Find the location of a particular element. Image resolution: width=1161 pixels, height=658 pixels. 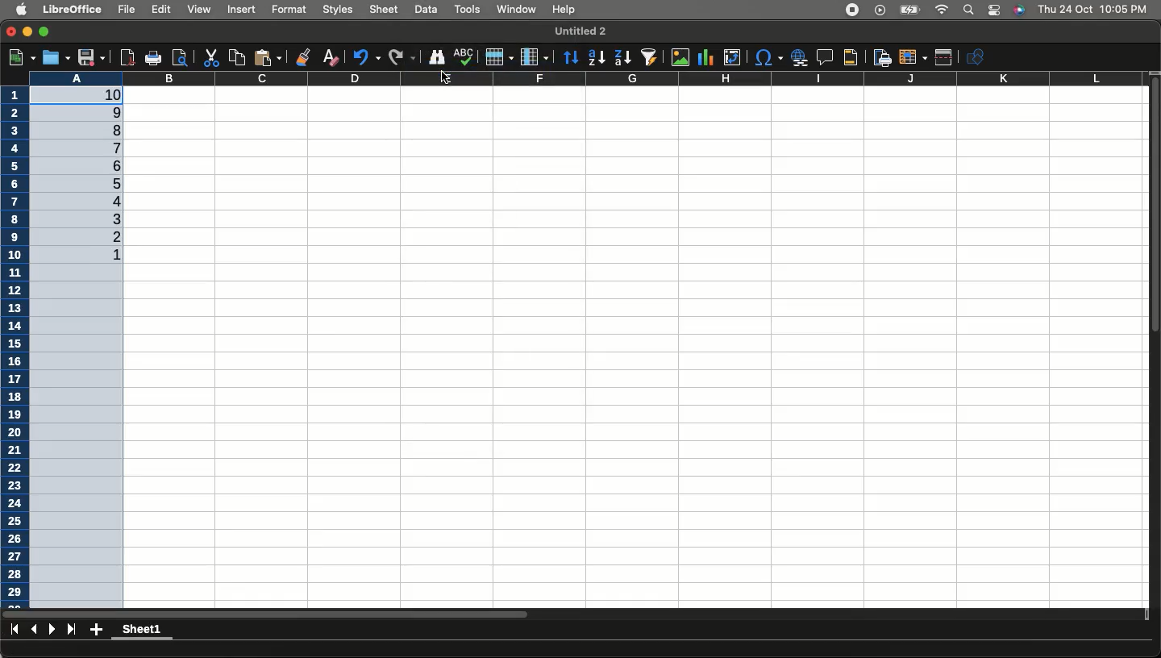

Help is located at coordinates (564, 10).